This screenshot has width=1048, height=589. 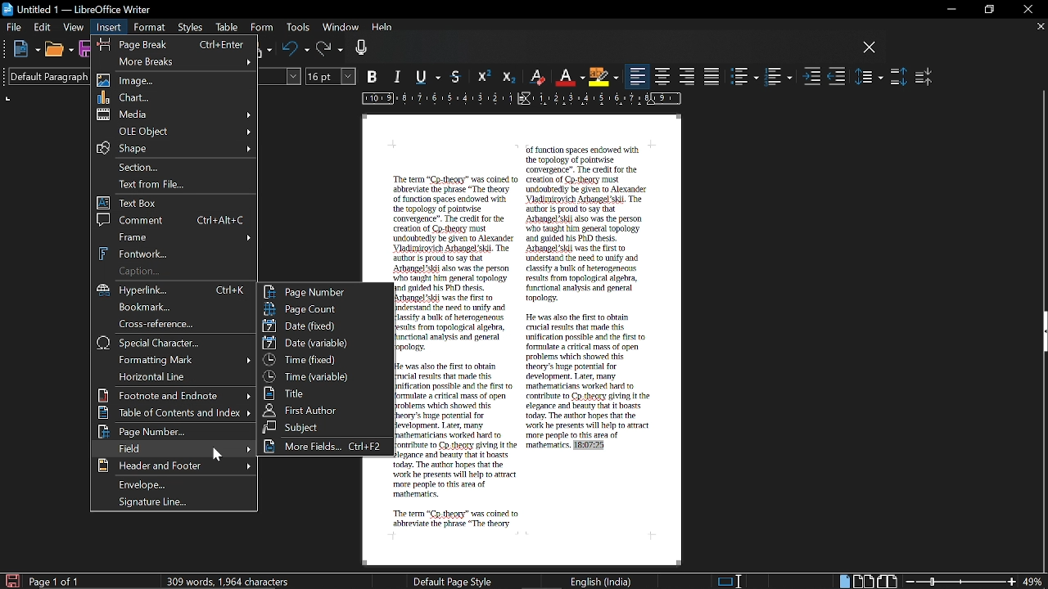 I want to click on The first author , so click(x=325, y=410).